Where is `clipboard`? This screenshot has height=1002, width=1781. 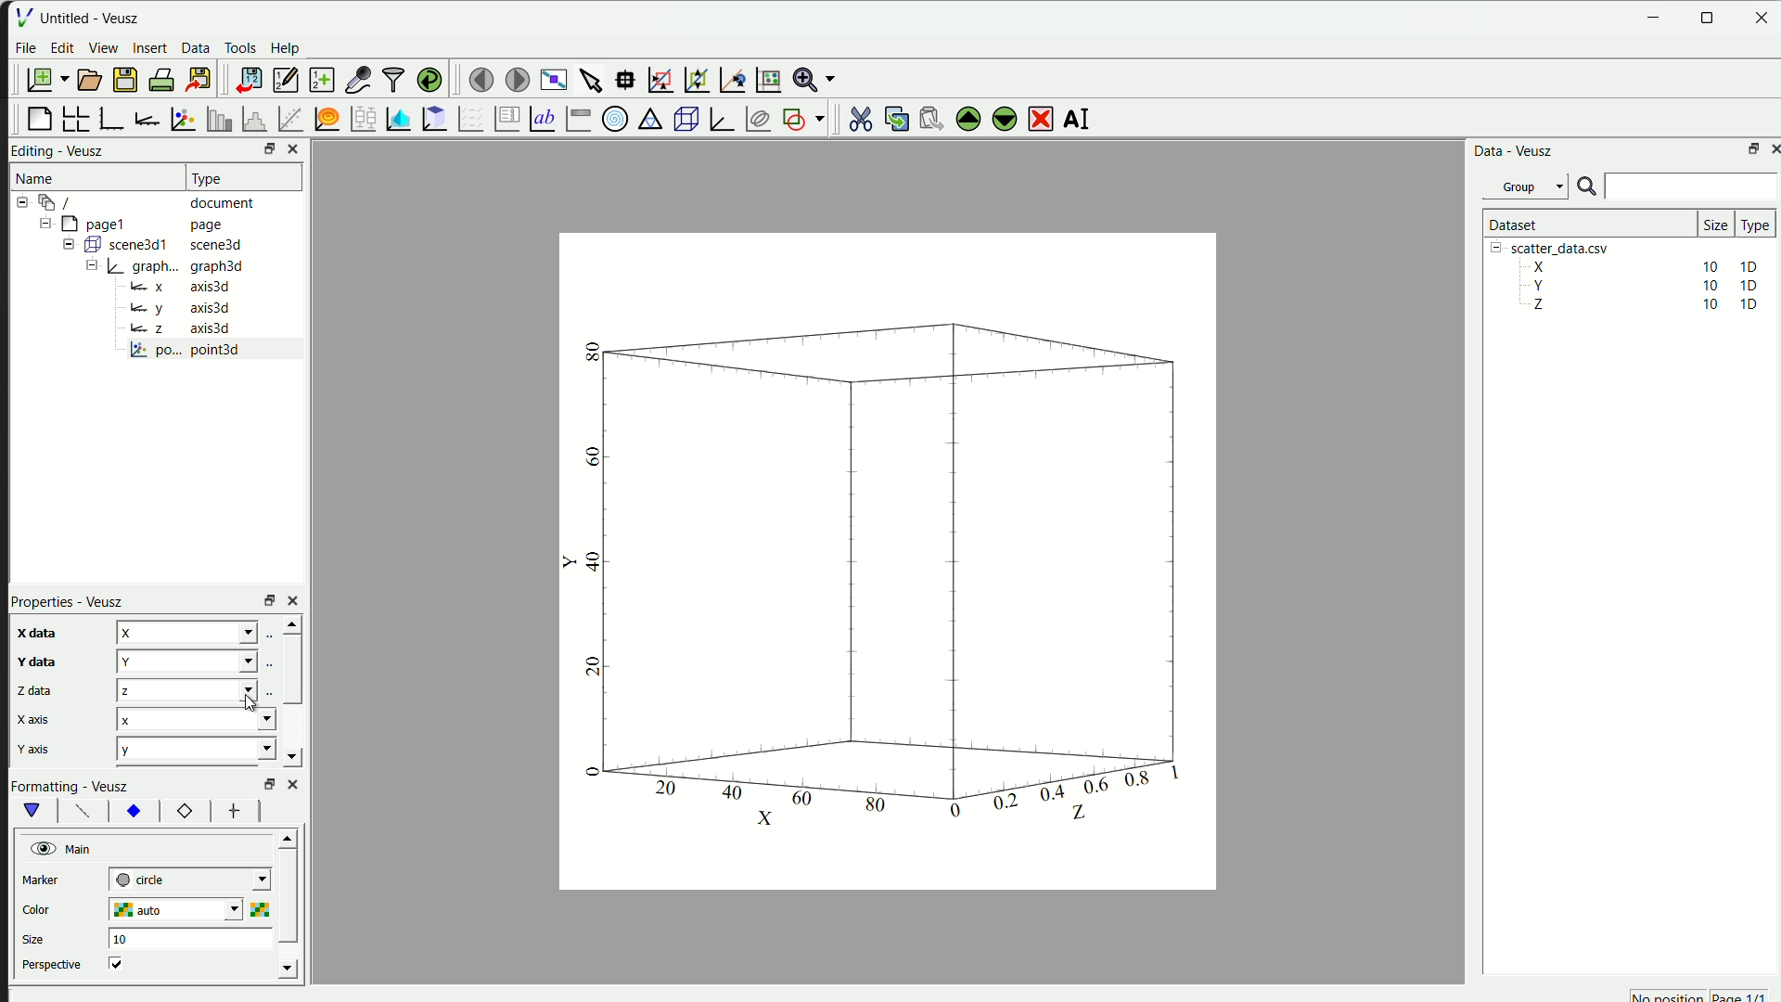
clipboard is located at coordinates (432, 119).